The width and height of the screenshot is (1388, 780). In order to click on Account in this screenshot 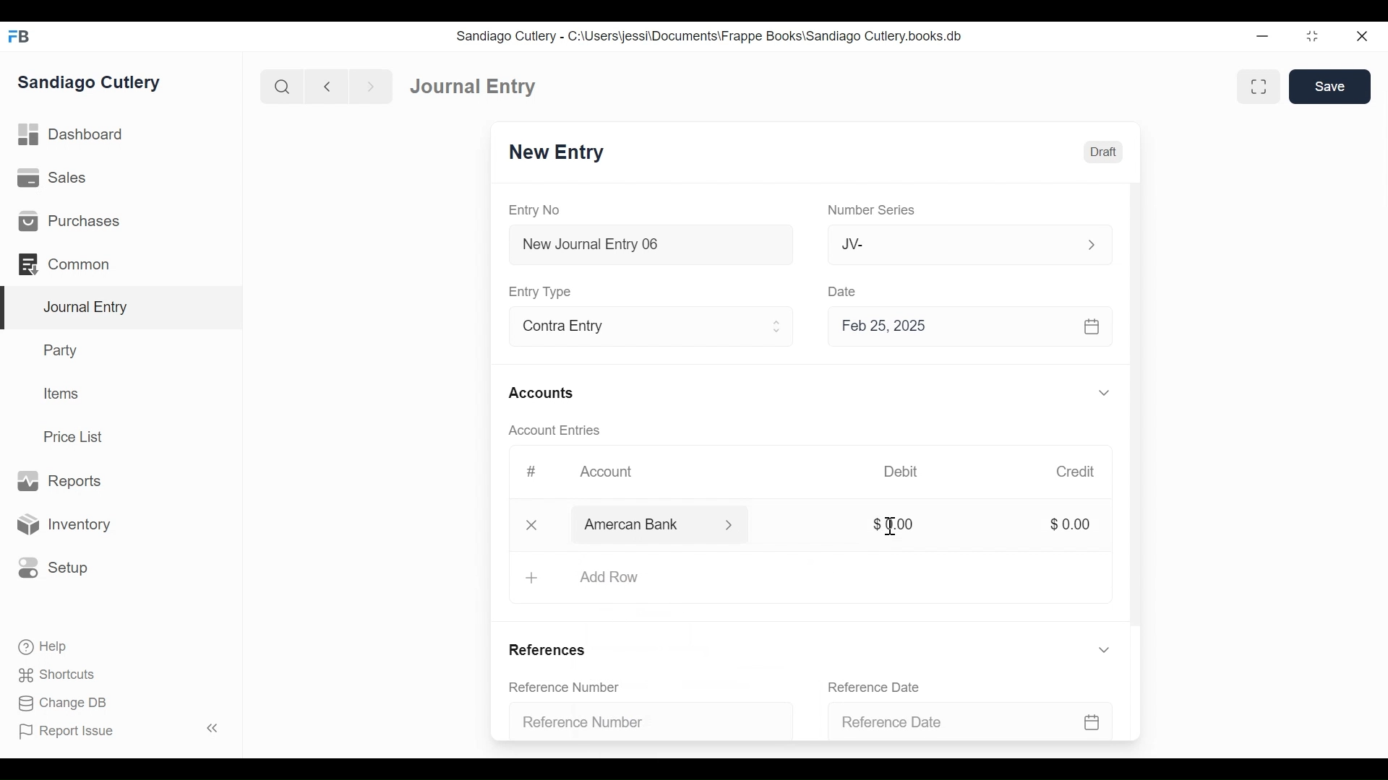, I will do `click(616, 476)`.